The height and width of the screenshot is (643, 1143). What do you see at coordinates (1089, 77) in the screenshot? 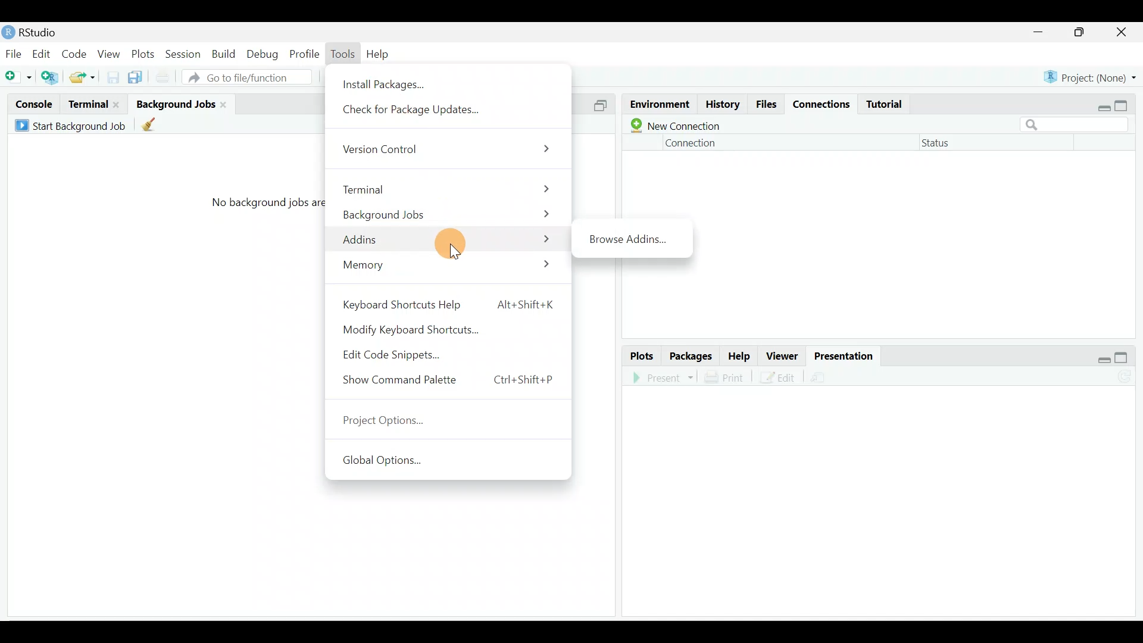
I see `Project (None)` at bounding box center [1089, 77].